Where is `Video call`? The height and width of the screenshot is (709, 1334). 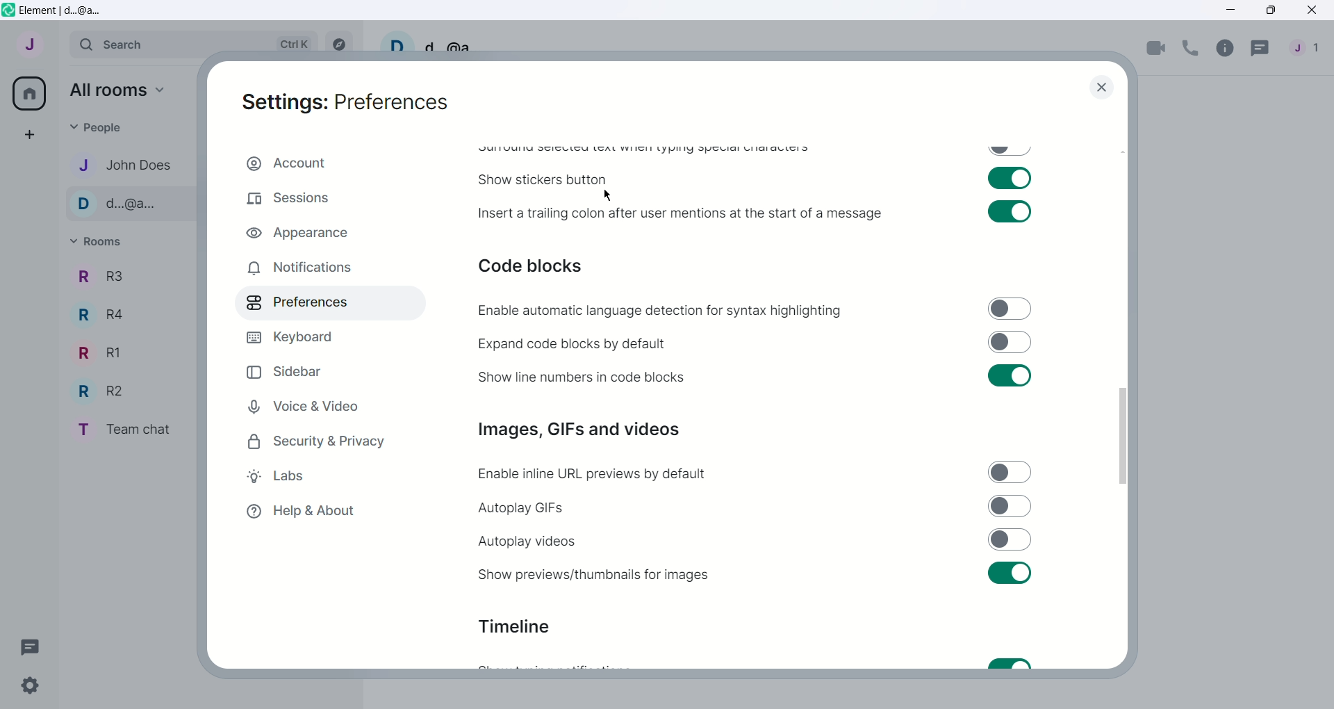 Video call is located at coordinates (1155, 49).